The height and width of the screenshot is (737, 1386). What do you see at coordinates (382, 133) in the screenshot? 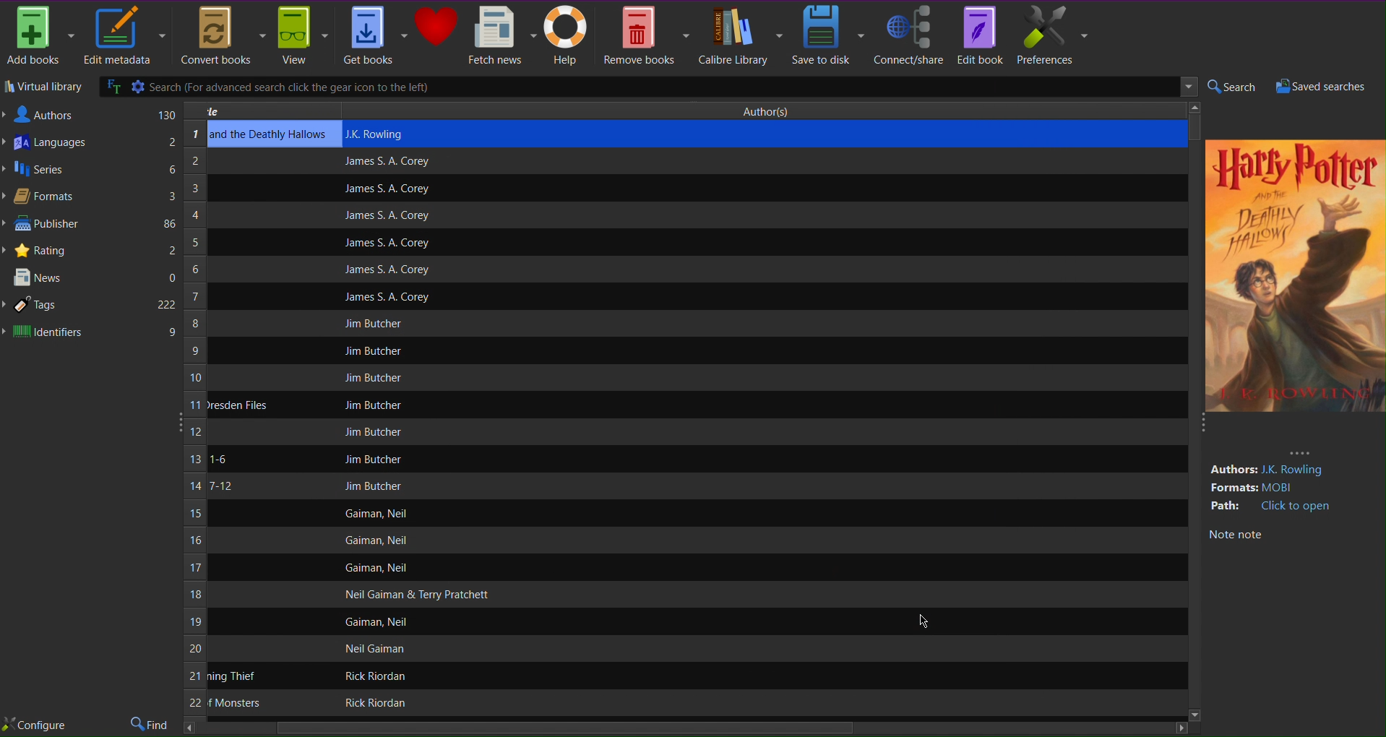
I see `JK. Rowling` at bounding box center [382, 133].